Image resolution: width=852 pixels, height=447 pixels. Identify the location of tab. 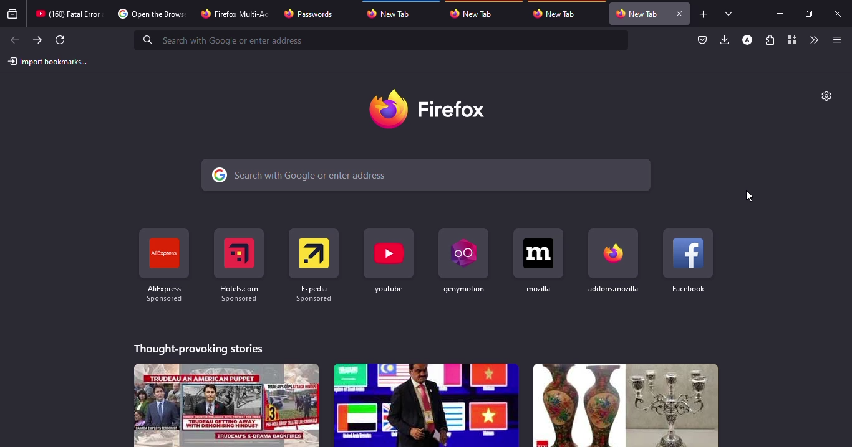
(66, 13).